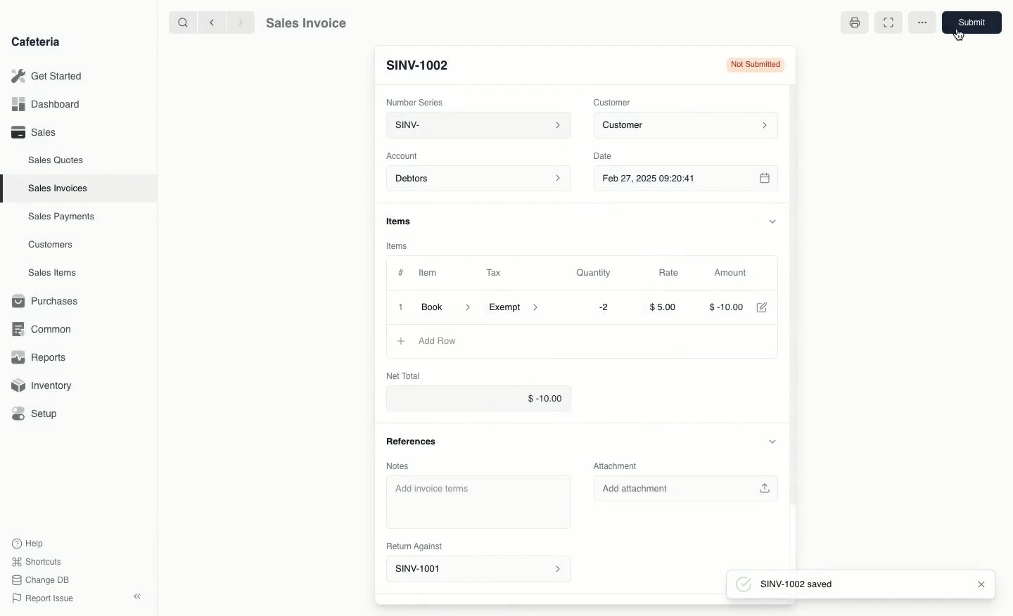 The height and width of the screenshot is (616, 1013). I want to click on Sales Payments, so click(62, 217).